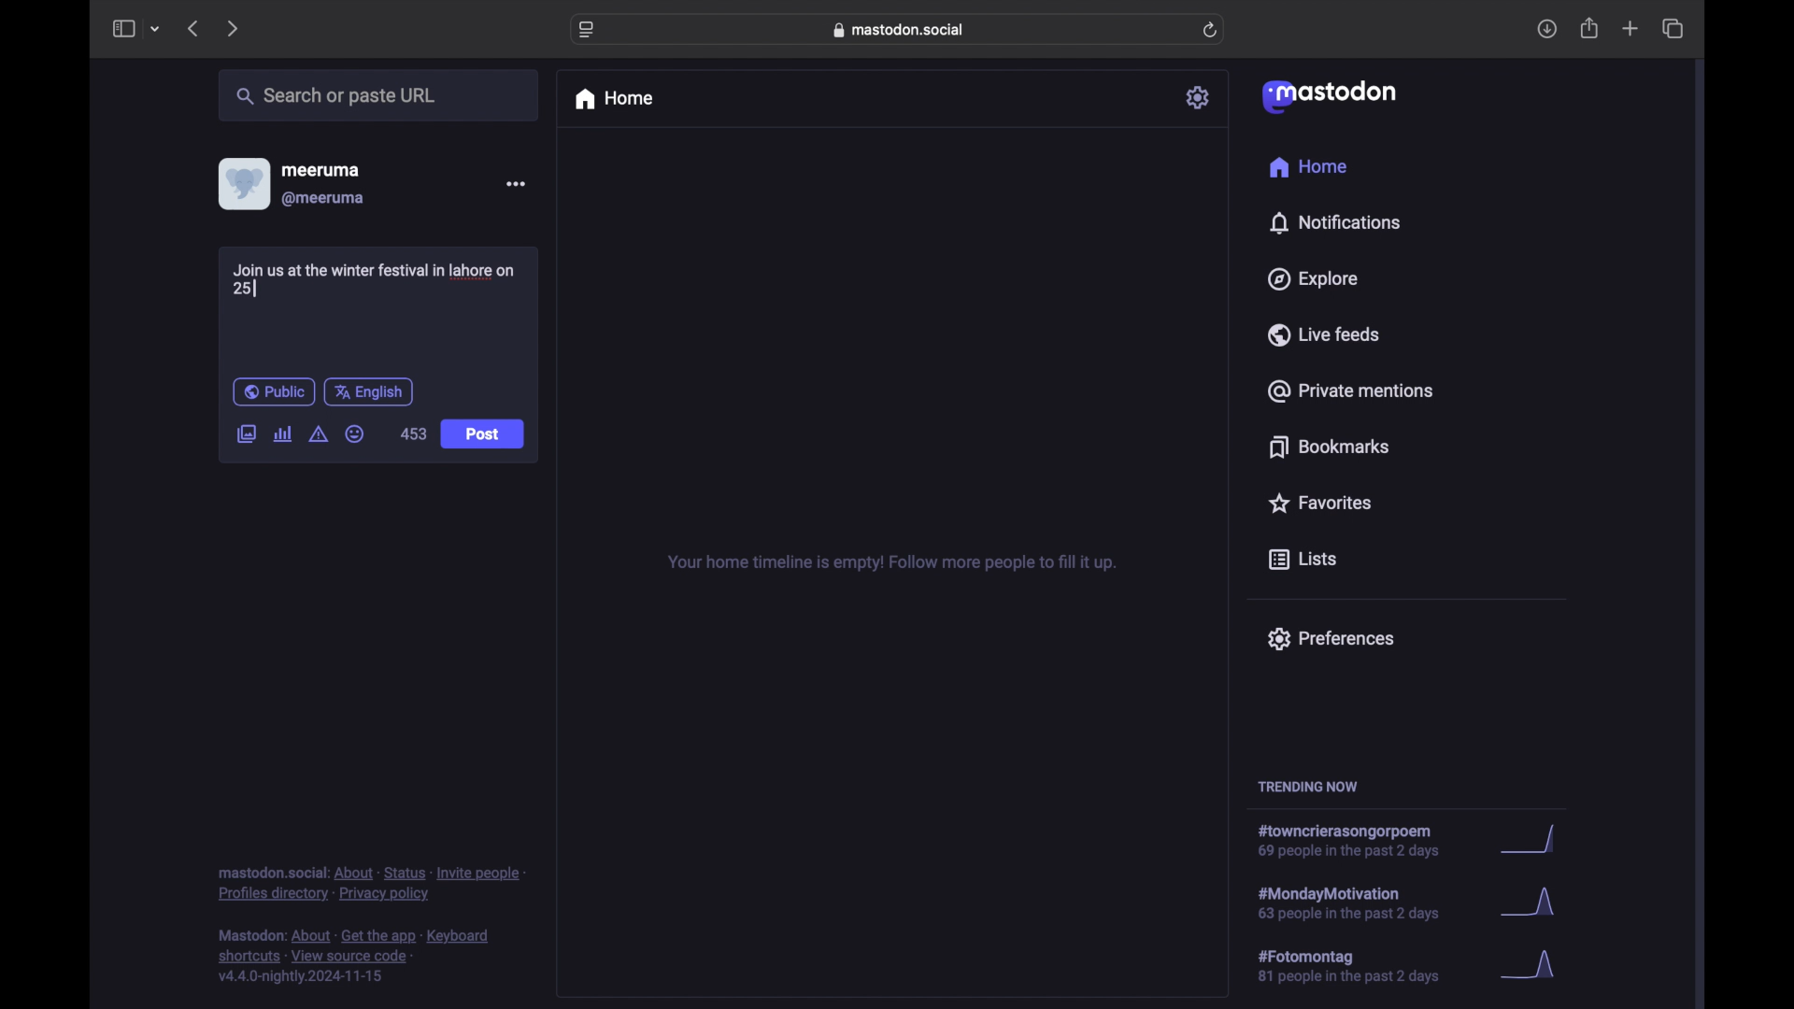  Describe the element at coordinates (323, 199) in the screenshot. I see `@meeruma` at that location.